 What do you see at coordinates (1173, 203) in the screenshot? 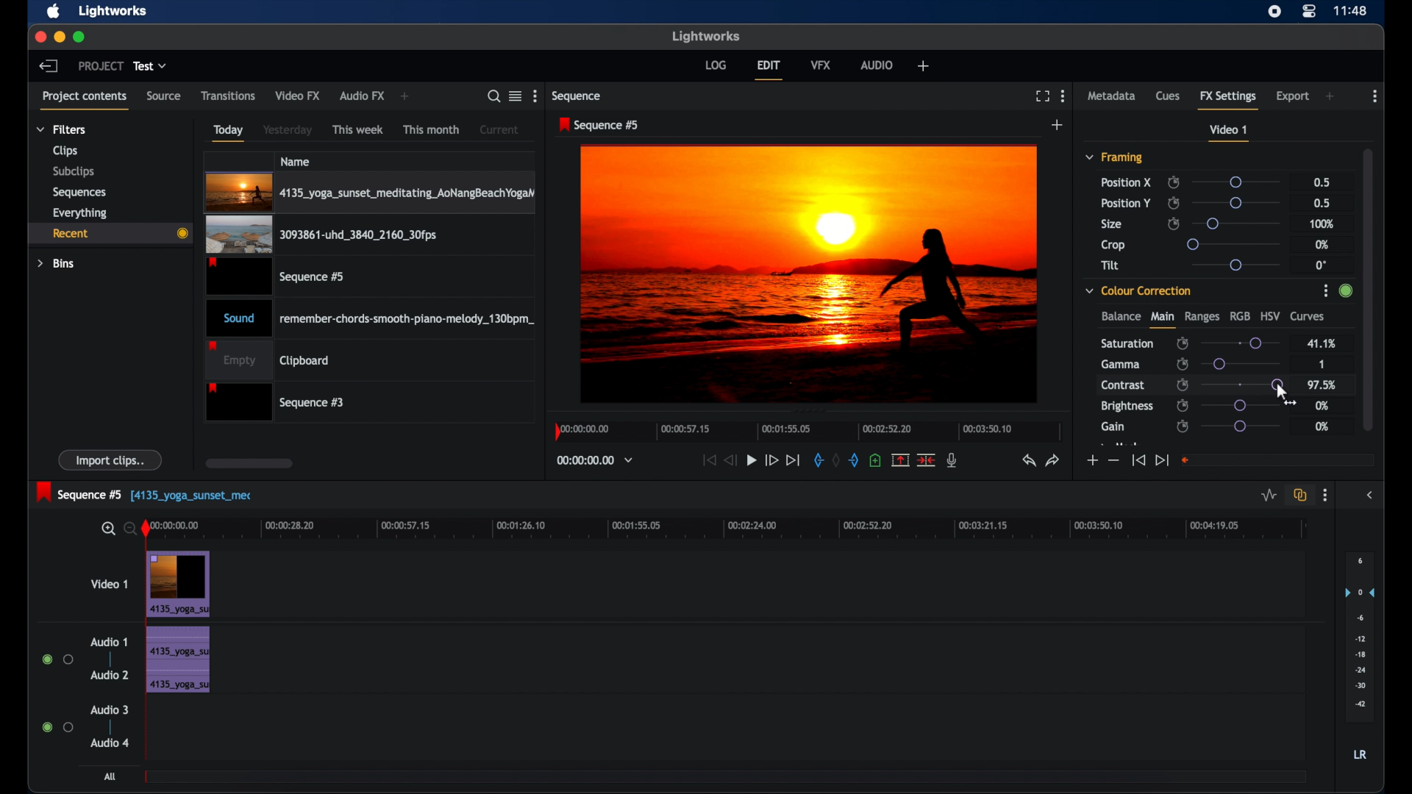
I see `enable/disable keyframes` at bounding box center [1173, 203].